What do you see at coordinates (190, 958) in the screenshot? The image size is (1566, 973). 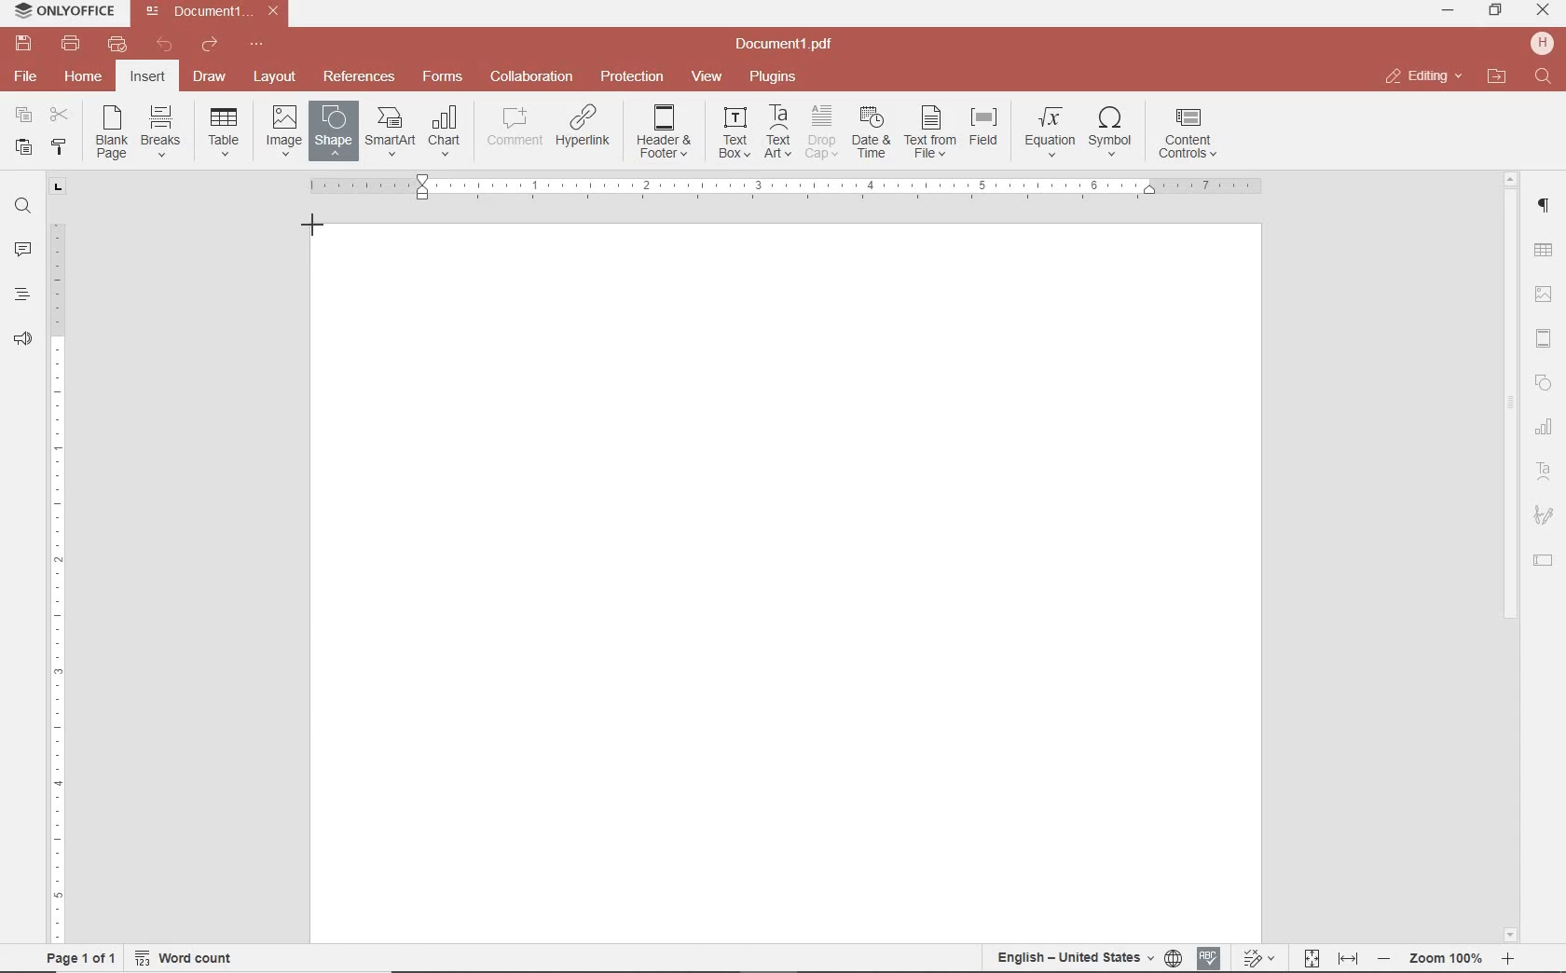 I see `word count` at bounding box center [190, 958].